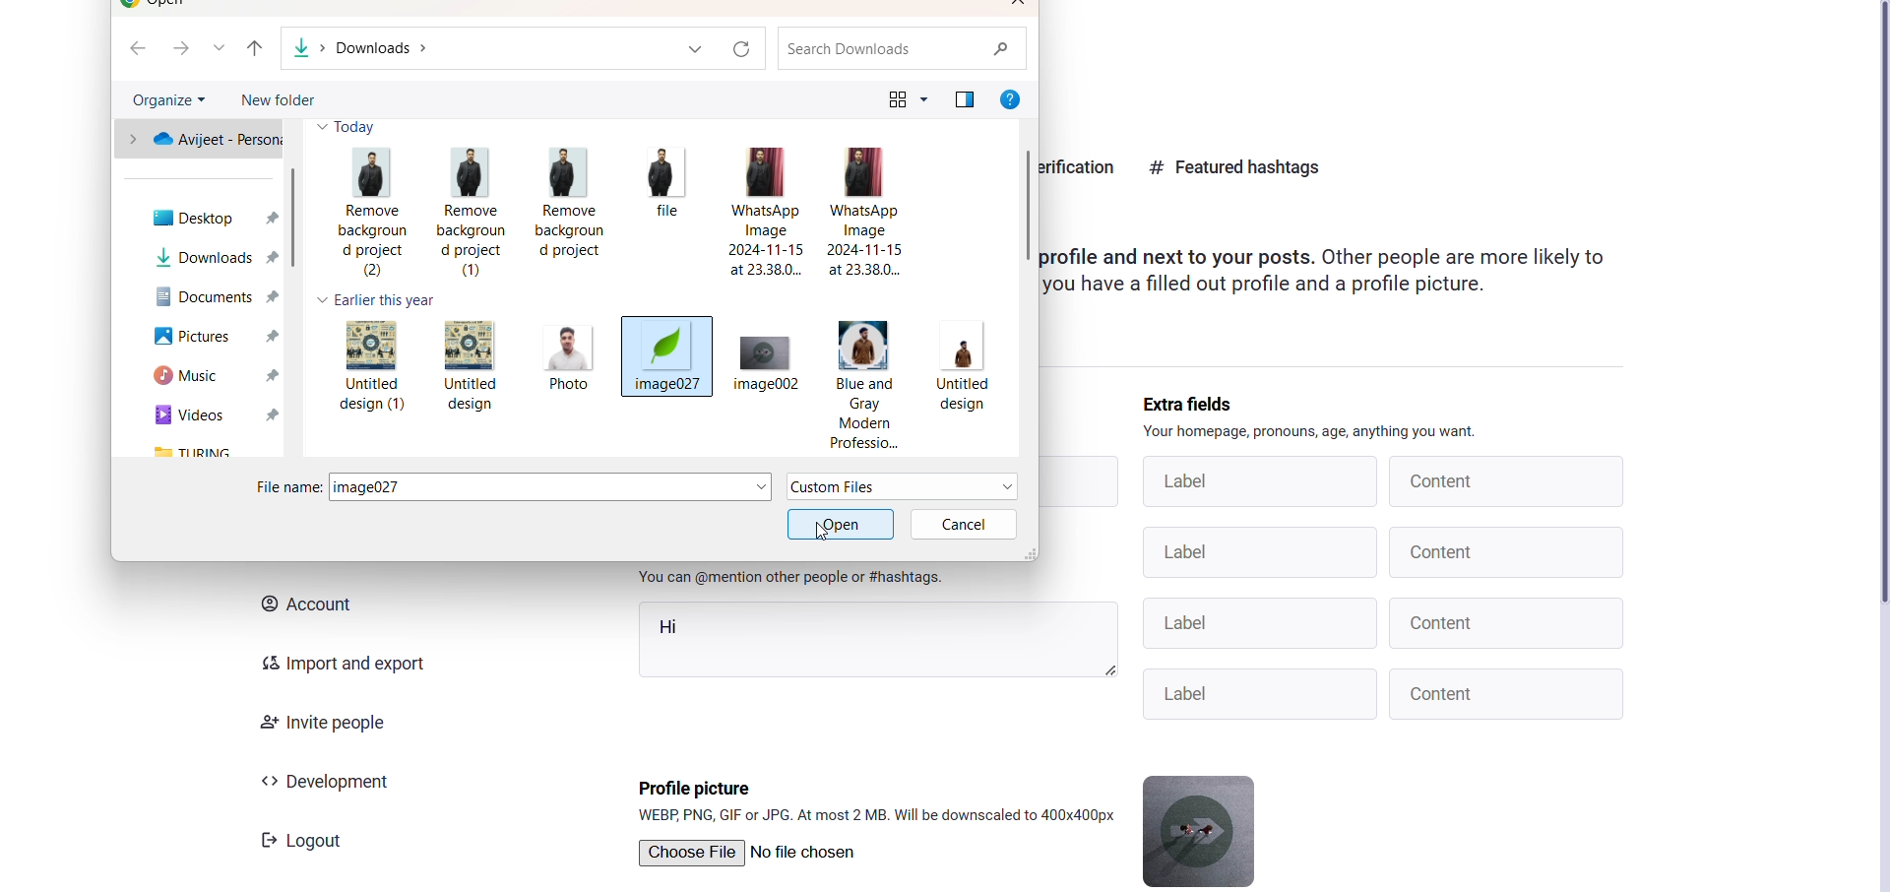  I want to click on development, so click(329, 780).